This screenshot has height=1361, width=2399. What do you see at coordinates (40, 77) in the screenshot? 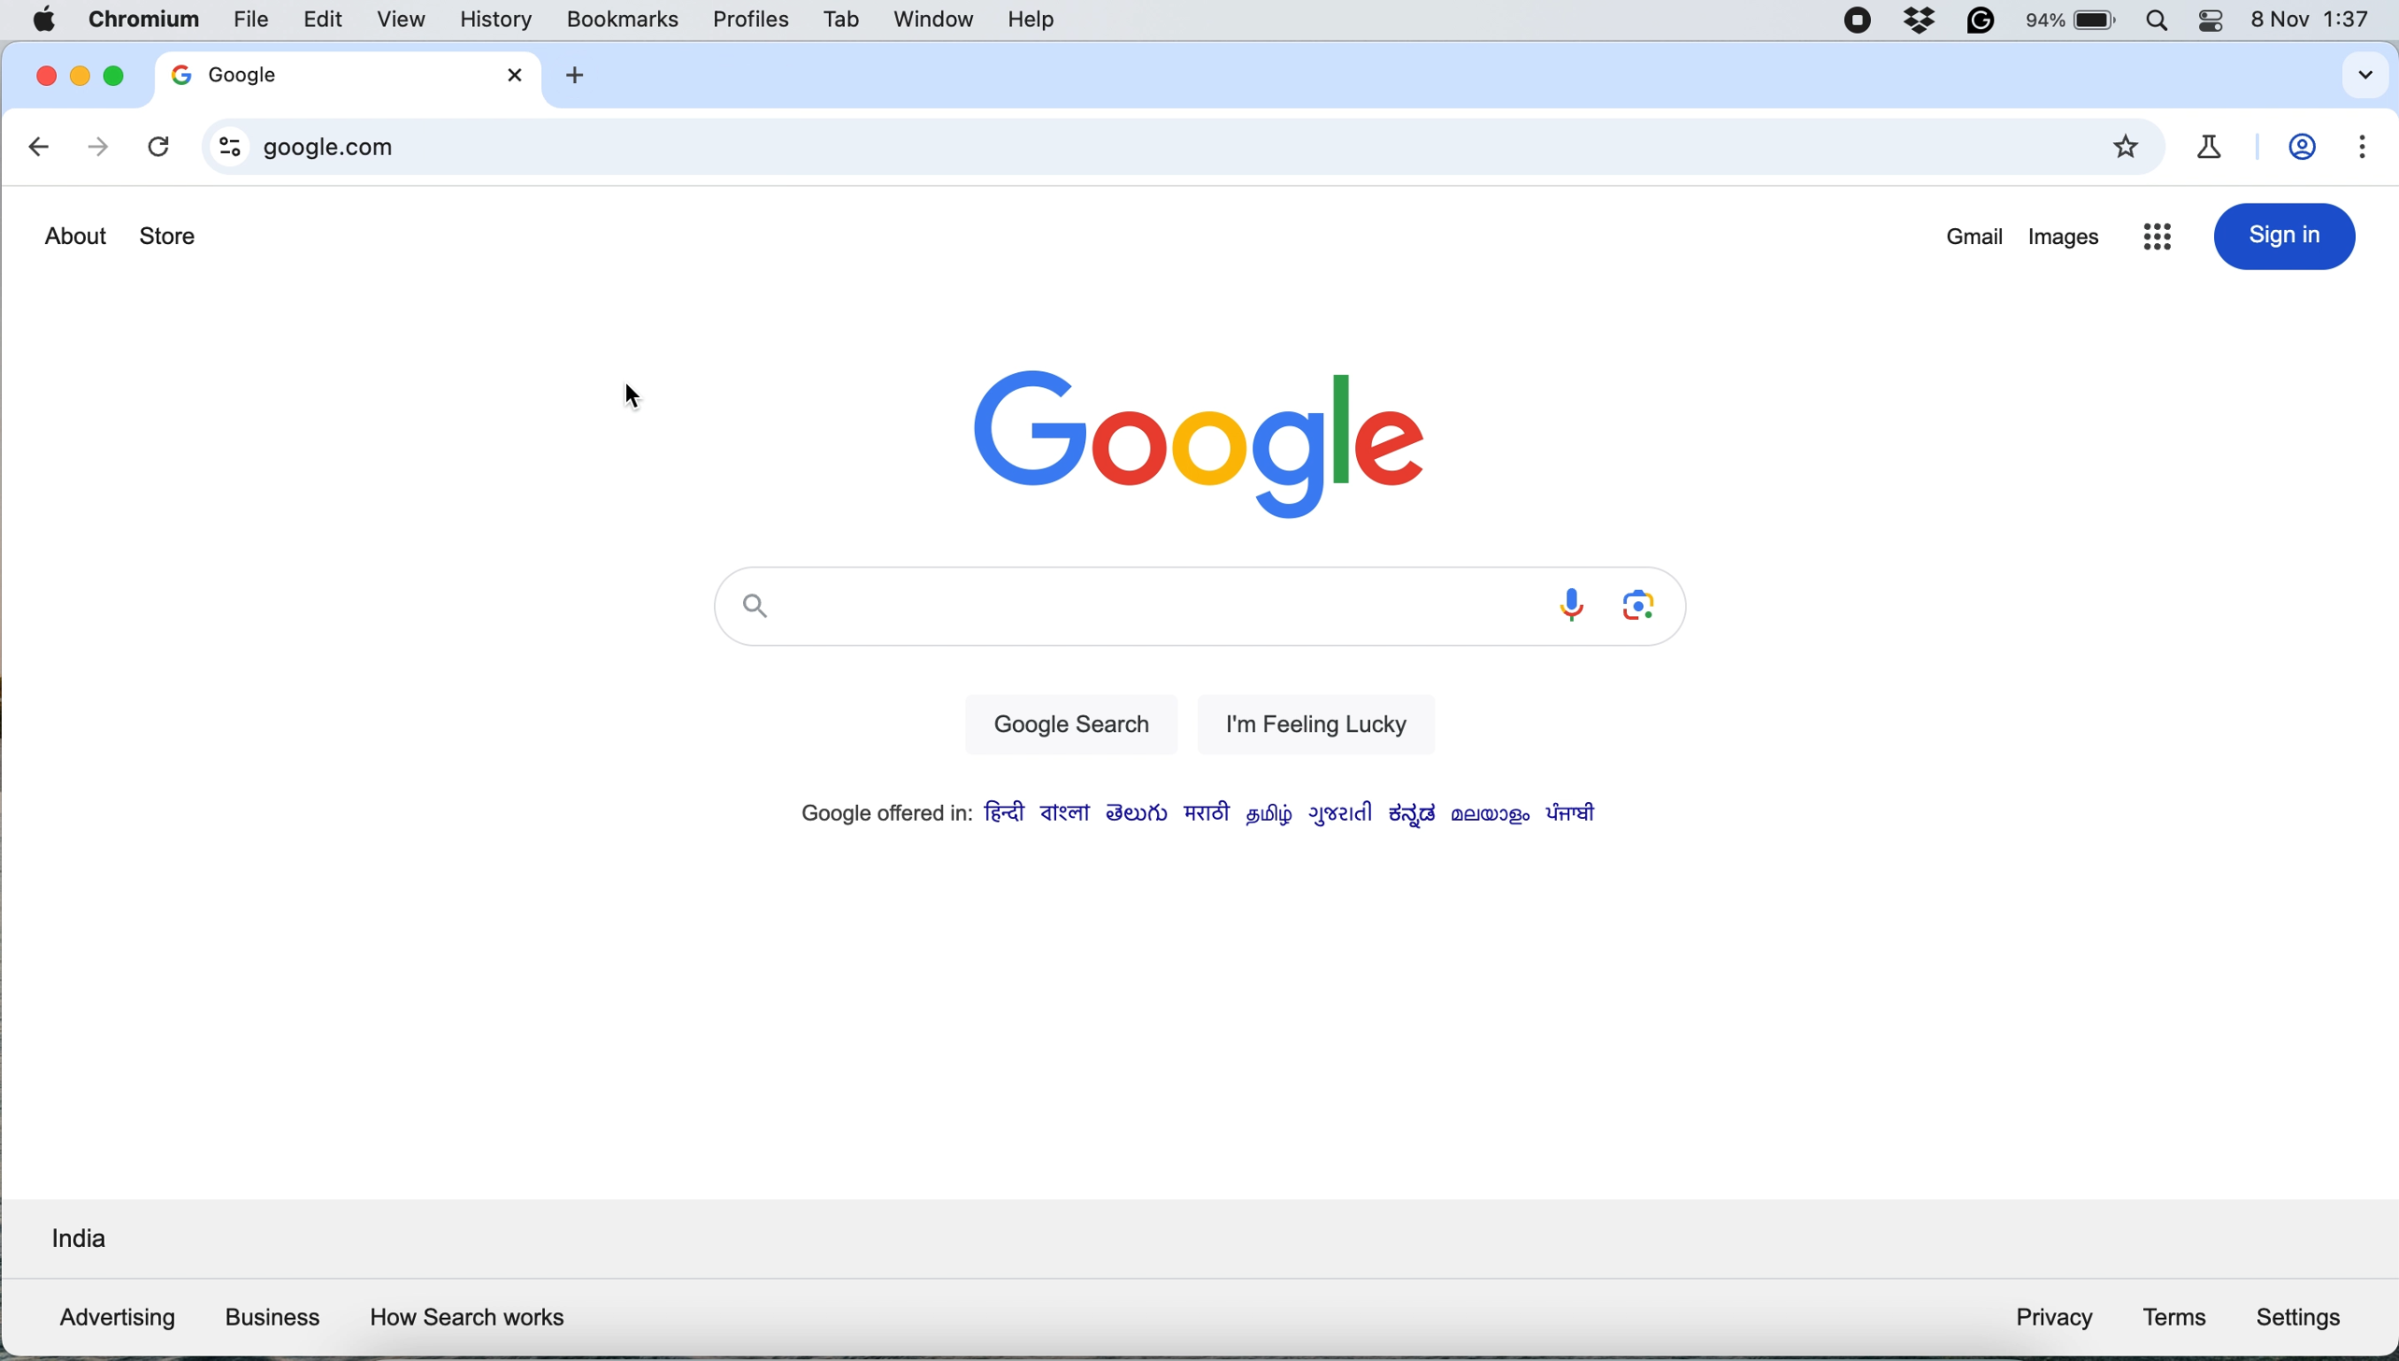
I see `close` at bounding box center [40, 77].